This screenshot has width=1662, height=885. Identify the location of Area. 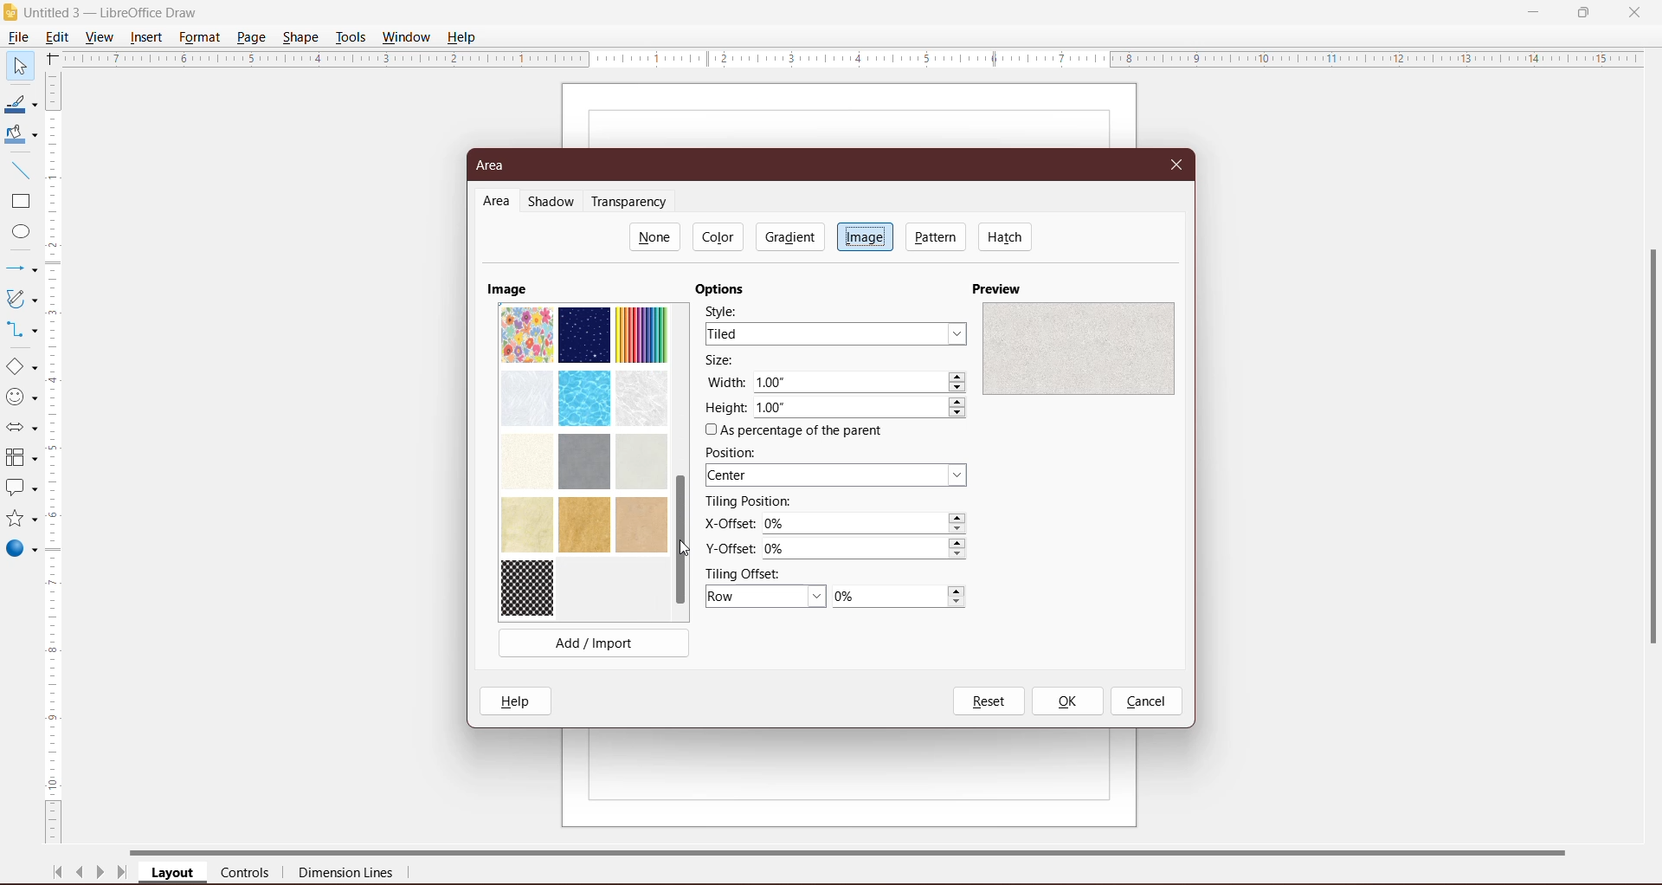
(497, 202).